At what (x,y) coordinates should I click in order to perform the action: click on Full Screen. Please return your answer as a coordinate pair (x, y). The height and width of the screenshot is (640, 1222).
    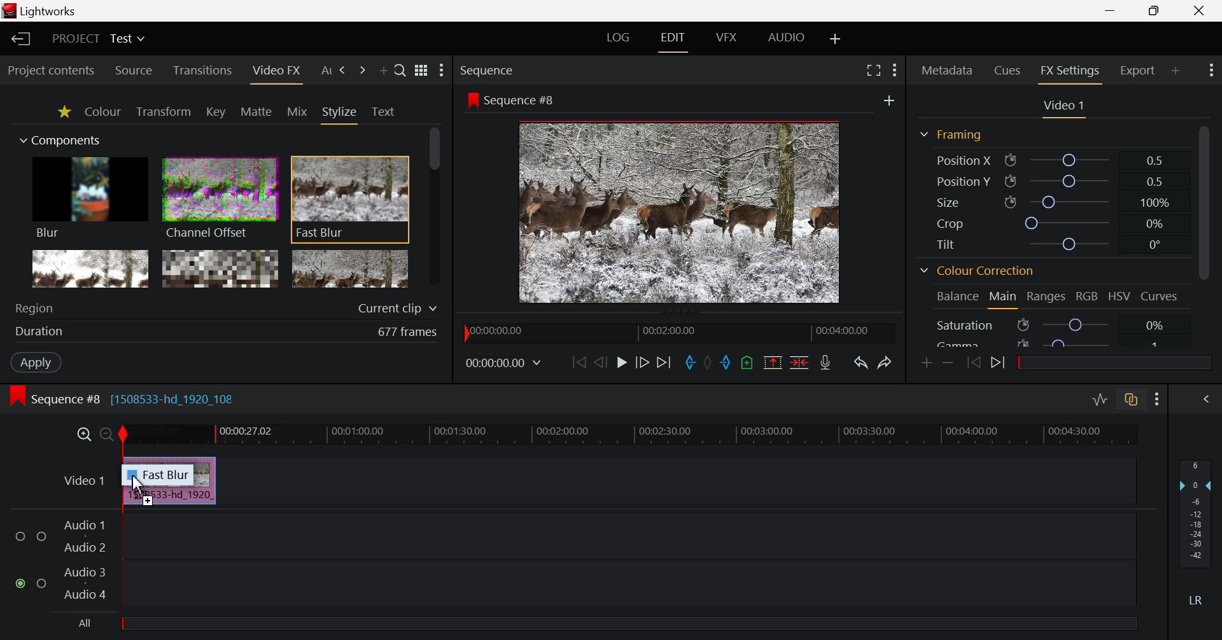
    Looking at the image, I should click on (873, 72).